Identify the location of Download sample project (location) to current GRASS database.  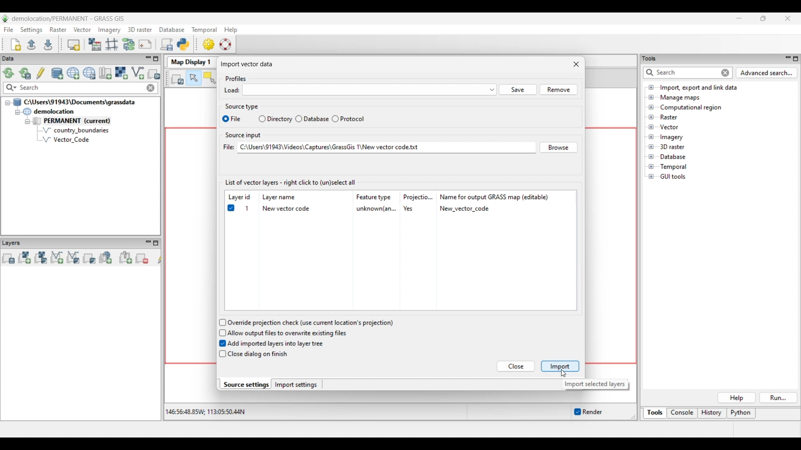
(89, 73).